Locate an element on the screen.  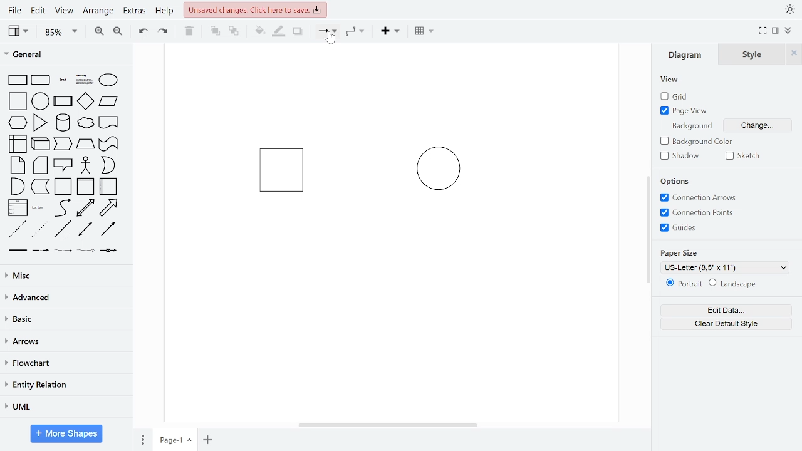
bidirectional arrow is located at coordinates (85, 208).